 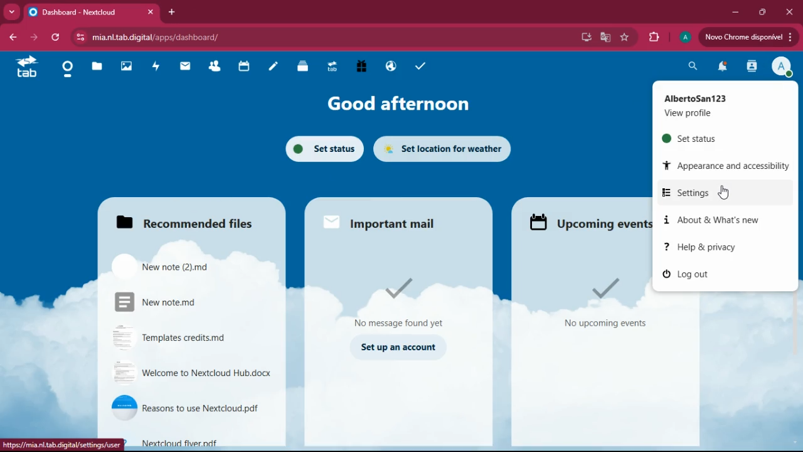 I want to click on activity, so click(x=750, y=67).